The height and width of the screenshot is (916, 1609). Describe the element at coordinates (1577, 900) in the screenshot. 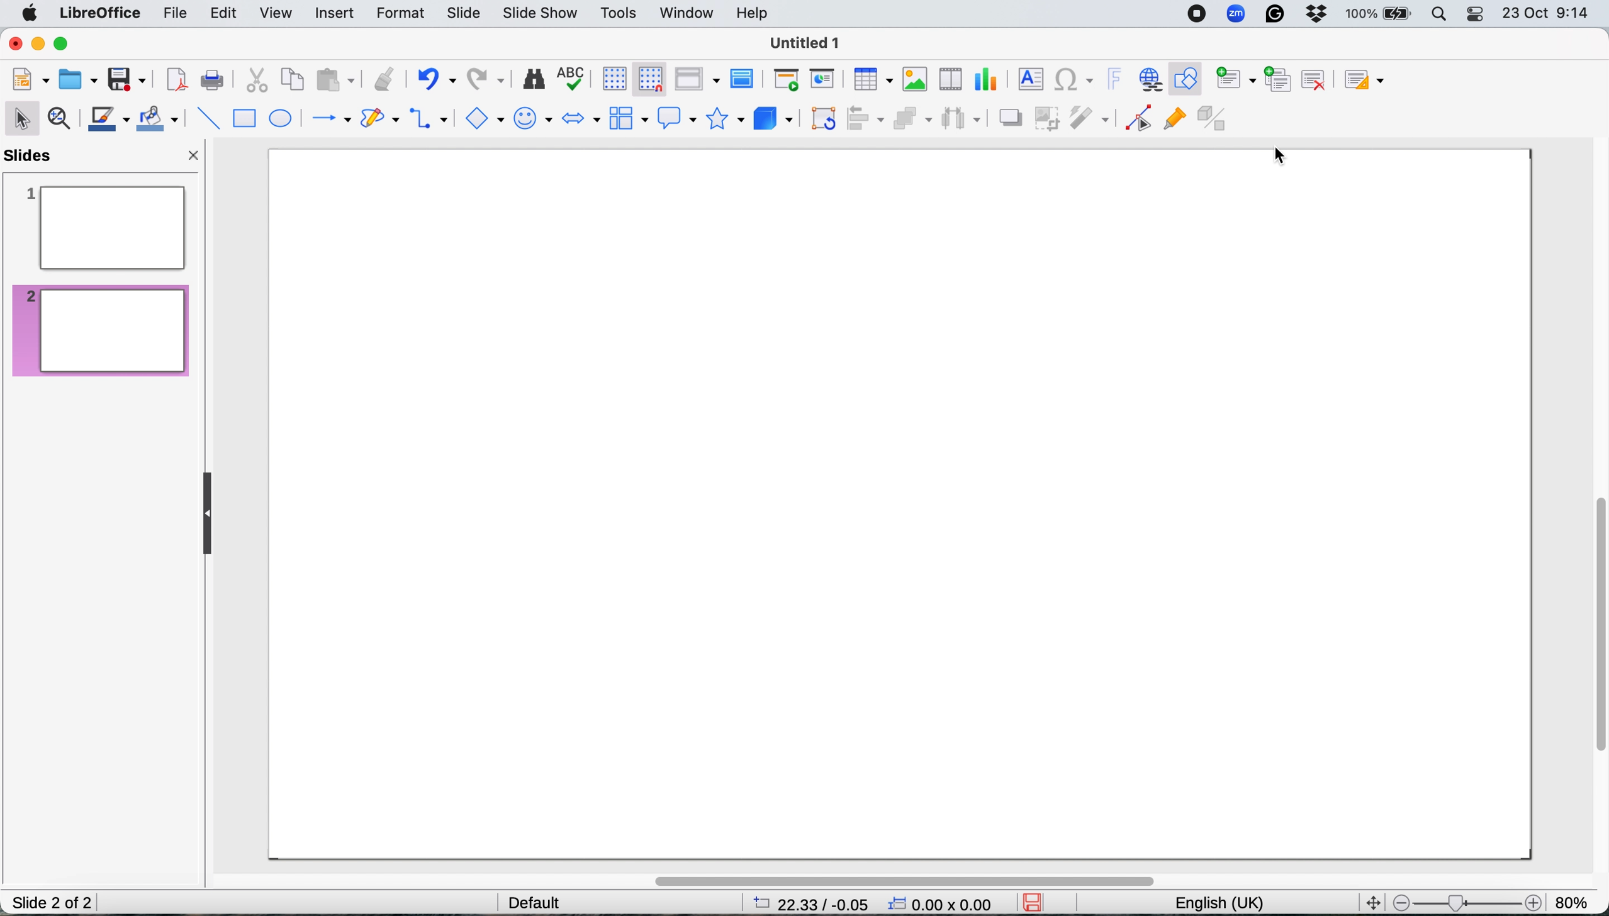

I see `zoom factor` at that location.